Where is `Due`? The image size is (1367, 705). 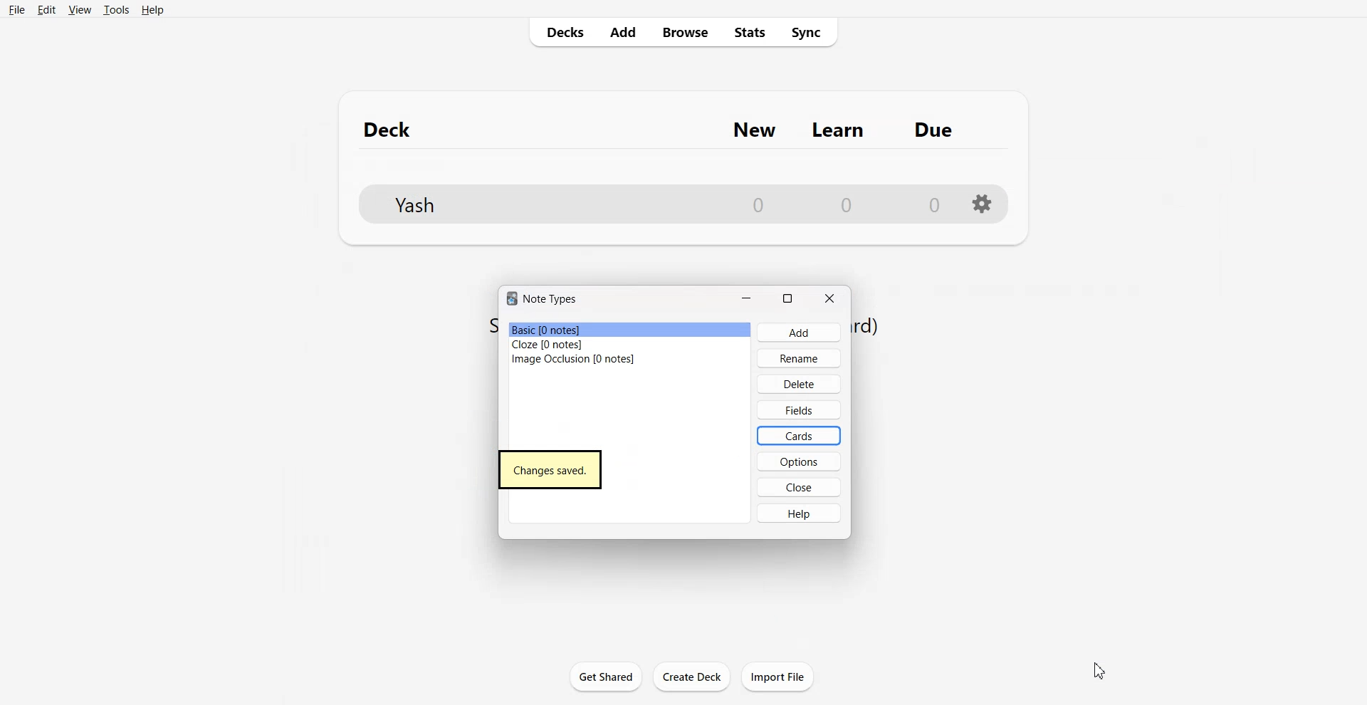 Due is located at coordinates (934, 130).